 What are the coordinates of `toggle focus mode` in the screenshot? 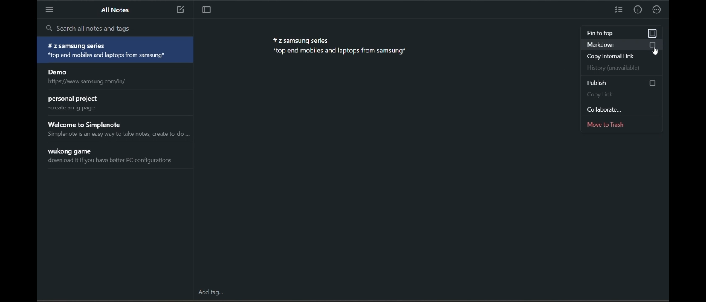 It's located at (206, 11).